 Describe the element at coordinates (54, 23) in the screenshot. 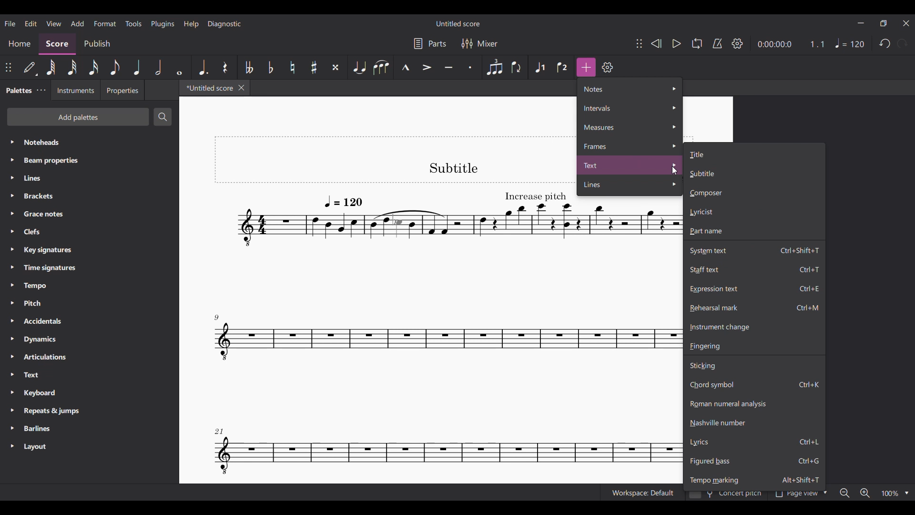

I see `View menu ` at that location.